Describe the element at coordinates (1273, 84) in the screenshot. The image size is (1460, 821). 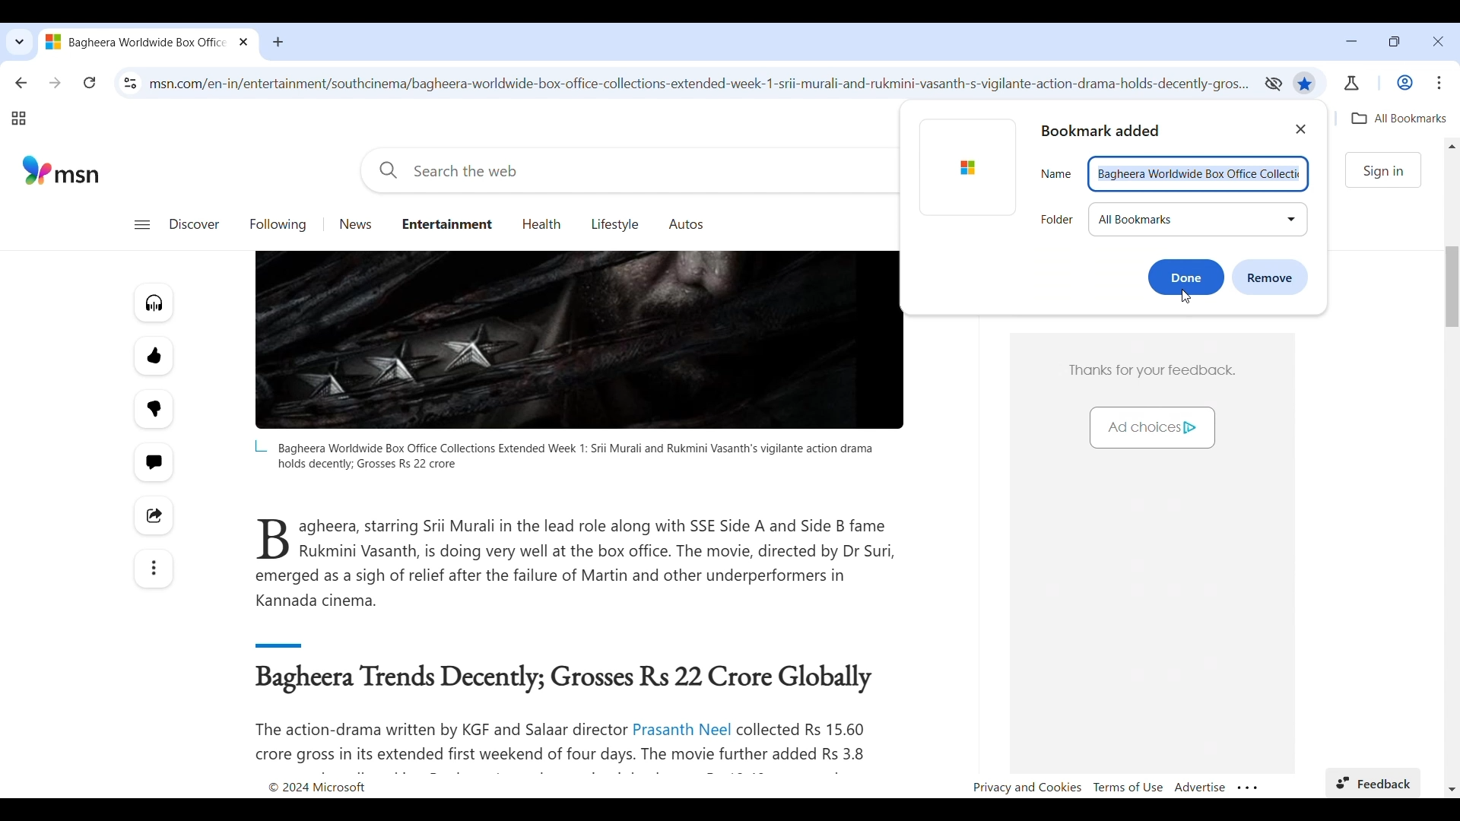
I see `Third-party cookies limited` at that location.